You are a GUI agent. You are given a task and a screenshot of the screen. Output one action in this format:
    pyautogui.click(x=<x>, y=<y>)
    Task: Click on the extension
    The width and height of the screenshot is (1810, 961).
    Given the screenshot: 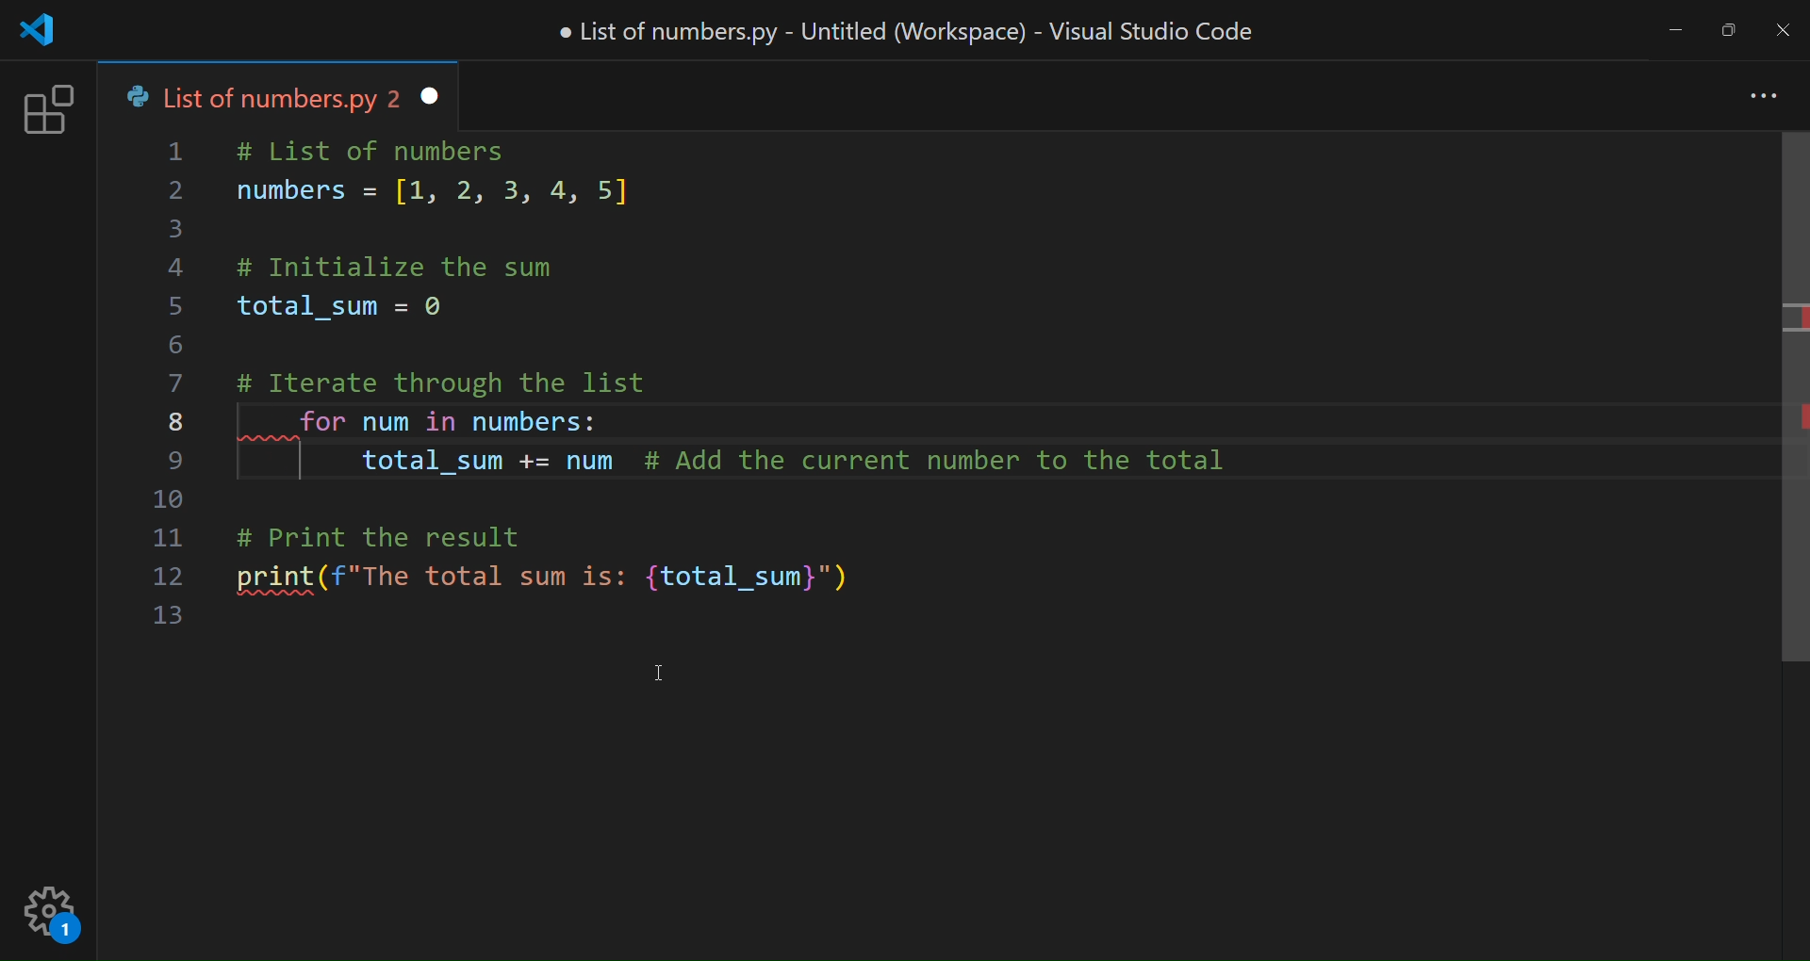 What is the action you would take?
    pyautogui.click(x=47, y=110)
    